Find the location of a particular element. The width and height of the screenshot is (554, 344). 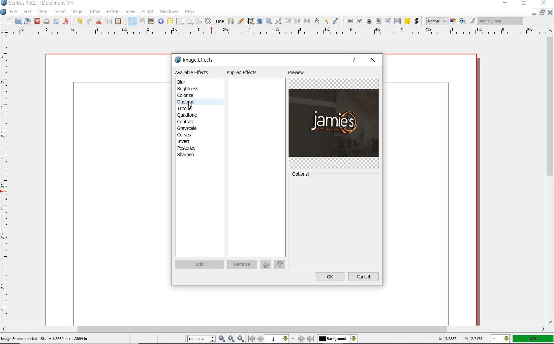

blur is located at coordinates (182, 82).